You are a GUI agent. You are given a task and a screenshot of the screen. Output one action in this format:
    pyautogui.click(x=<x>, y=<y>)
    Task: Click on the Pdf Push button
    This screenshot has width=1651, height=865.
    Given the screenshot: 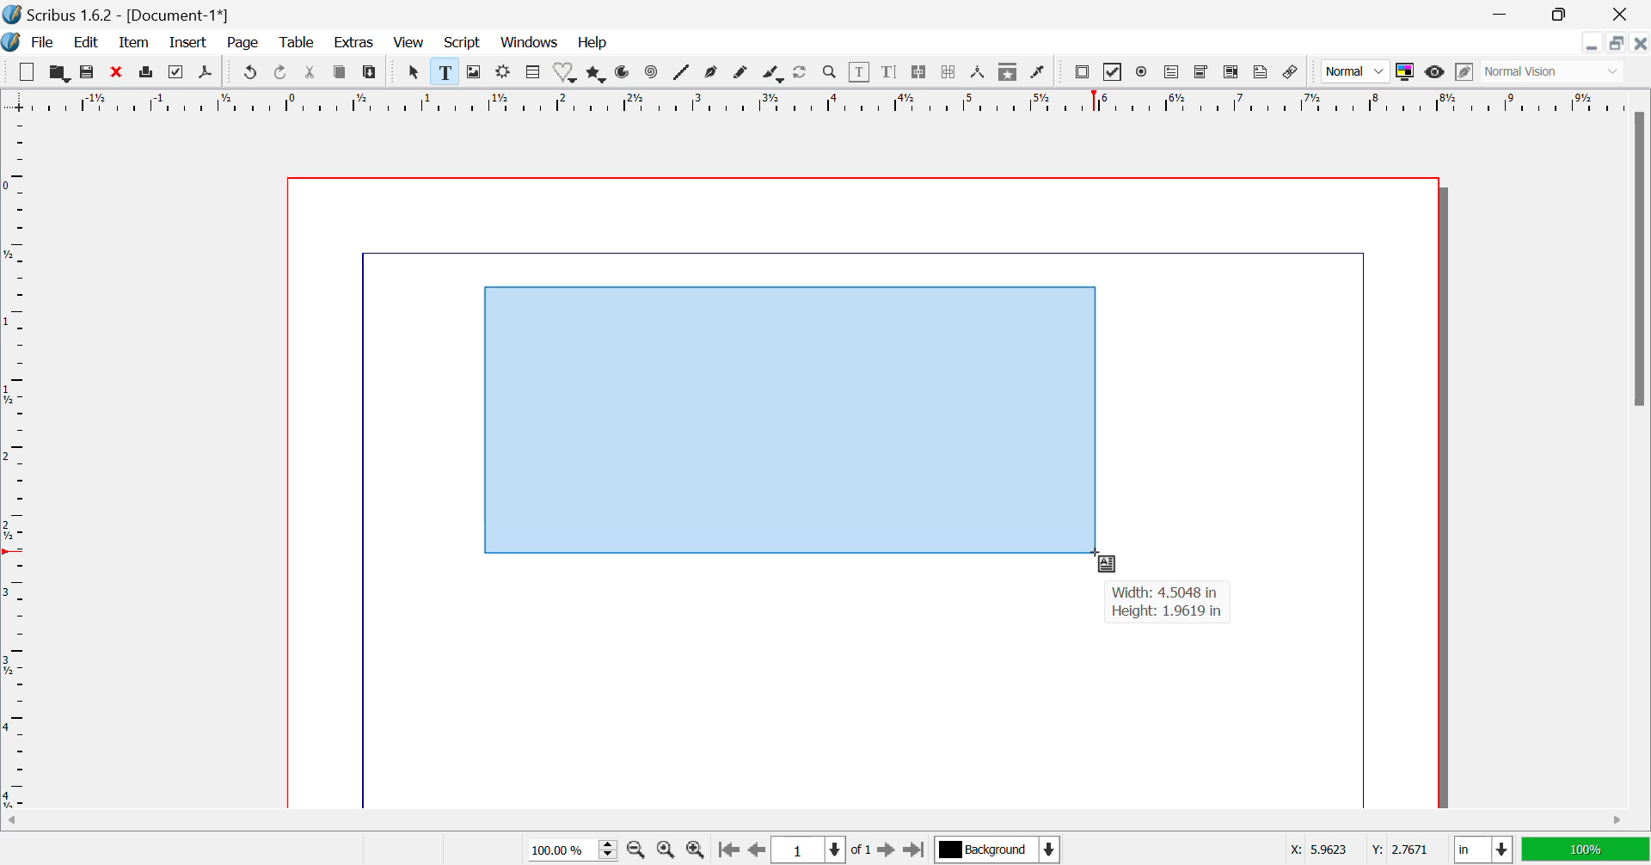 What is the action you would take?
    pyautogui.click(x=1083, y=74)
    